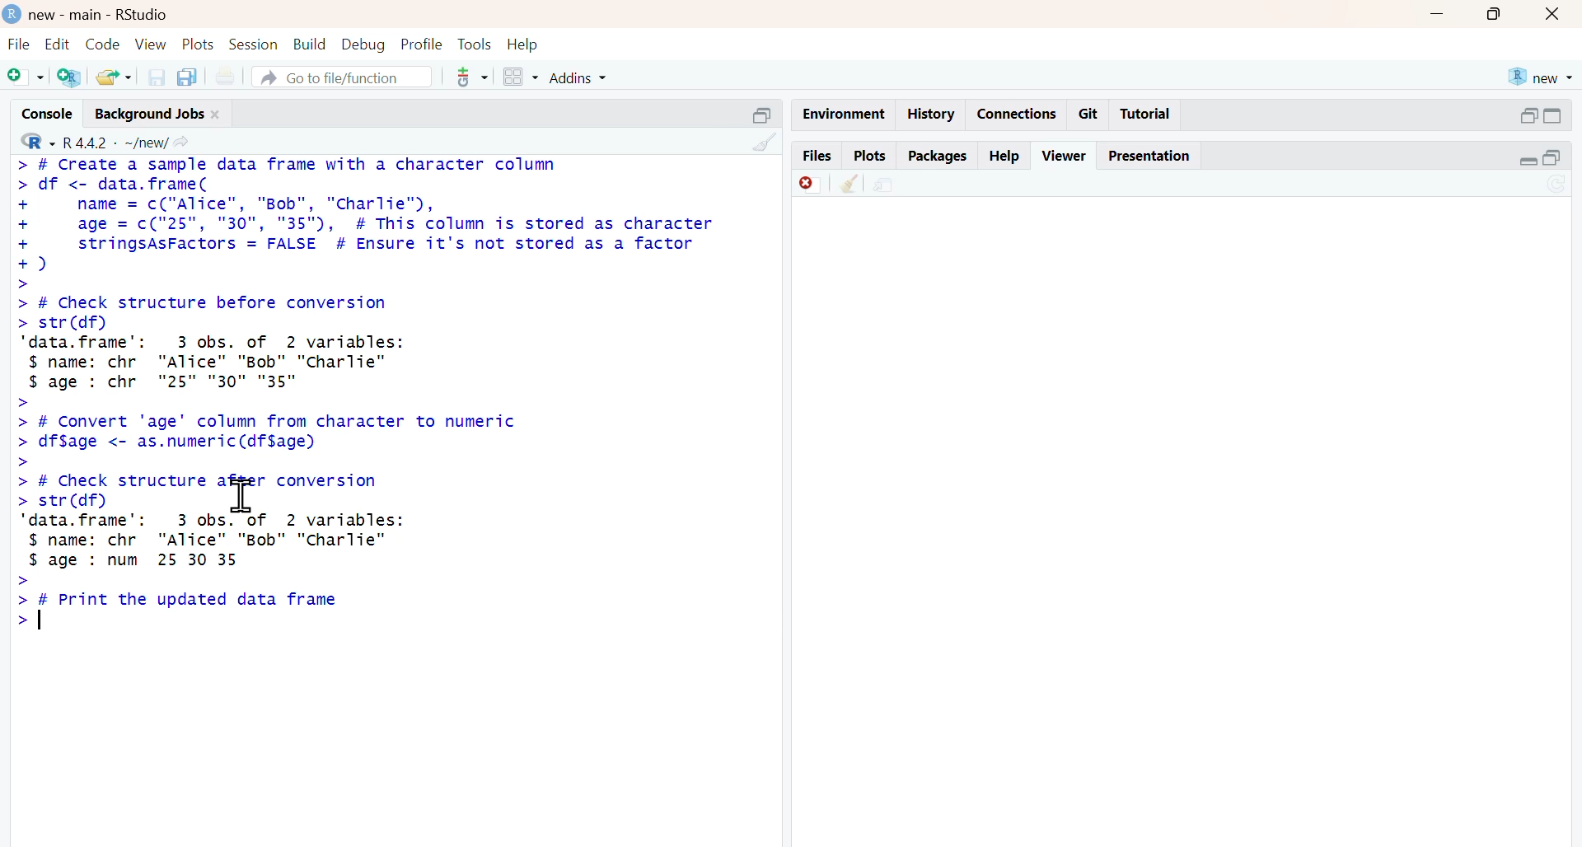 Image resolution: width=1582 pixels, height=847 pixels. What do you see at coordinates (1018, 114) in the screenshot?
I see `connections` at bounding box center [1018, 114].